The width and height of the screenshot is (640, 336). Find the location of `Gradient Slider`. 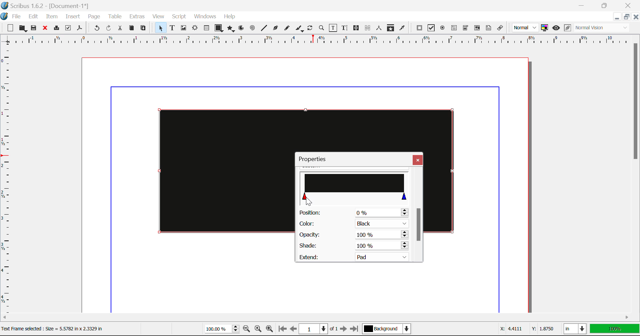

Gradient Slider is located at coordinates (355, 186).